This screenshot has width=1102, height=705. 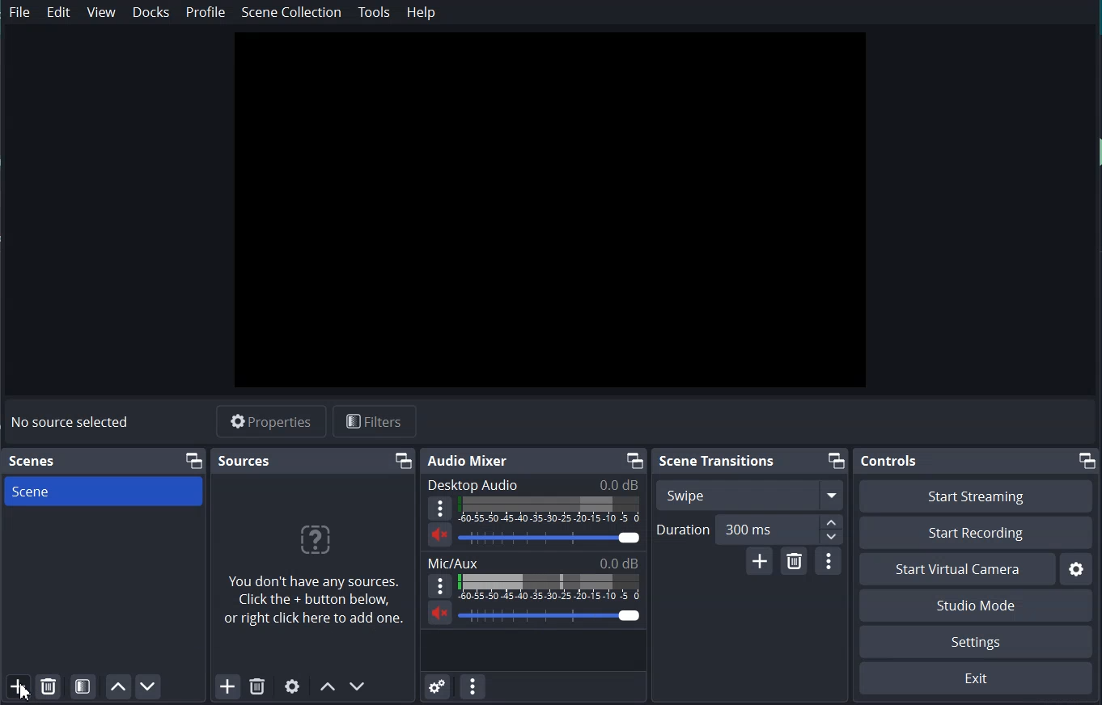 What do you see at coordinates (273, 421) in the screenshot?
I see `Properties` at bounding box center [273, 421].